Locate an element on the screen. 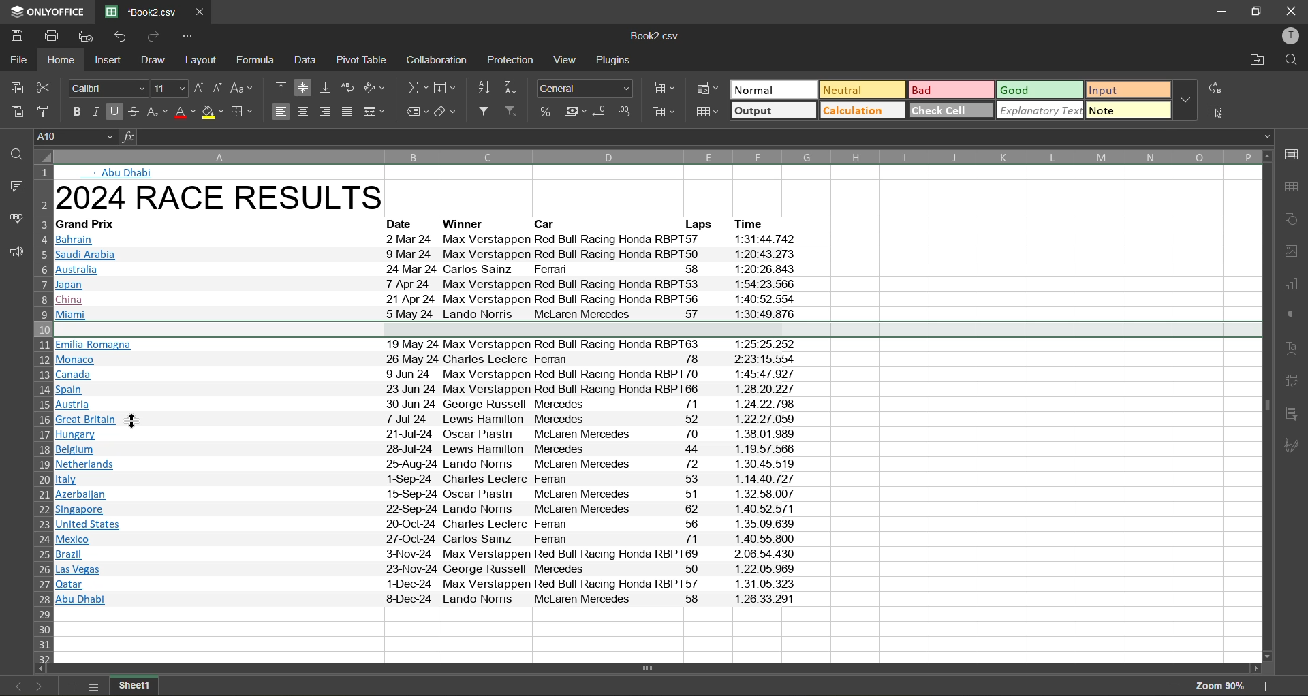 The height and width of the screenshot is (696, 1308). Min: 57 is located at coordinates (1011, 686).